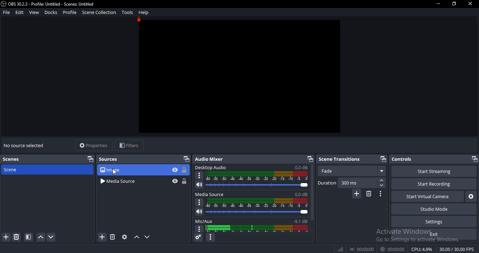  I want to click on remove sources, so click(112, 237).